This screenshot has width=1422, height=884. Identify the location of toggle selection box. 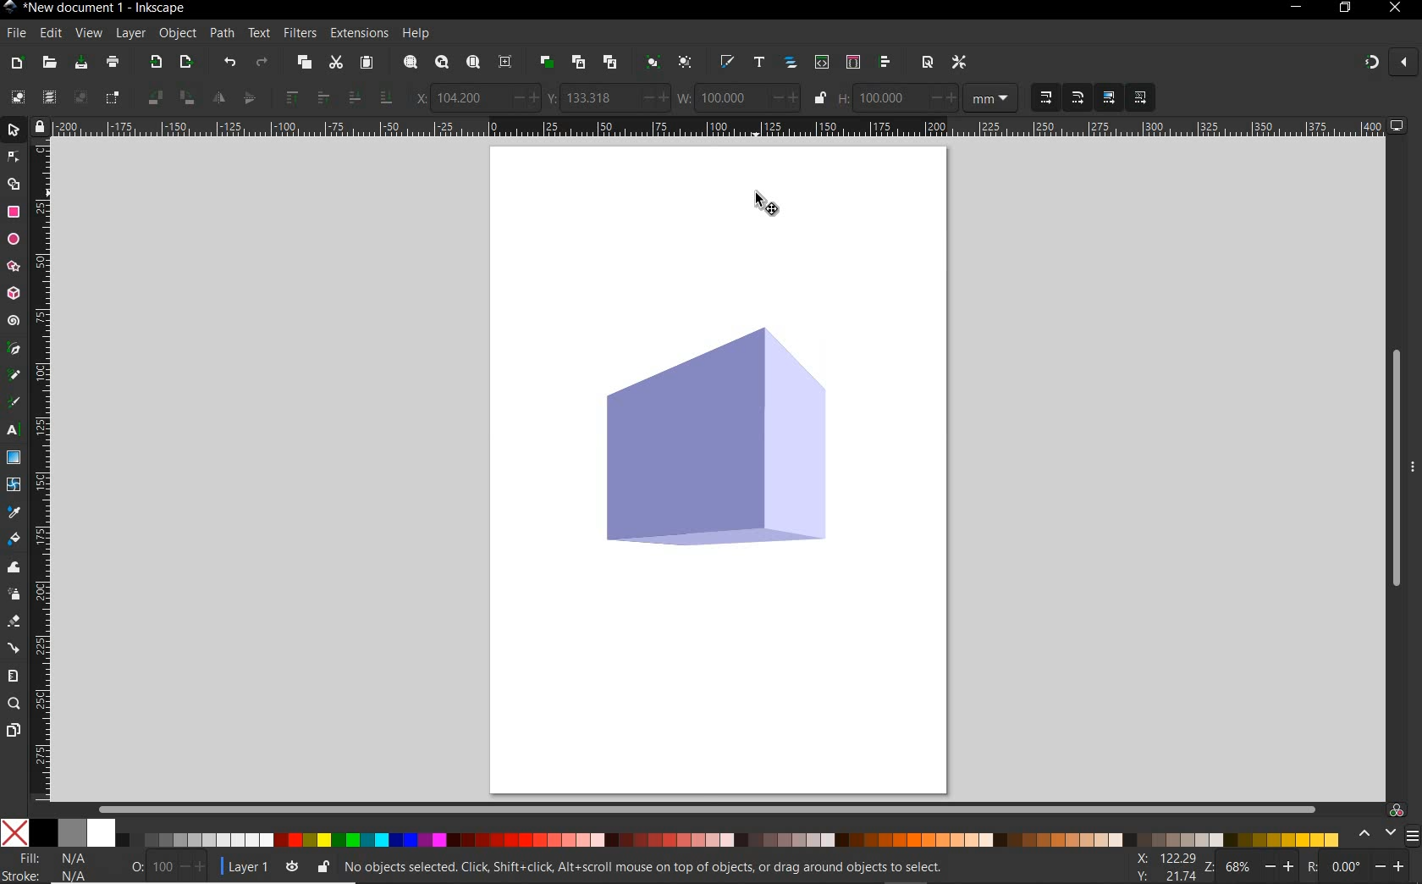
(113, 97).